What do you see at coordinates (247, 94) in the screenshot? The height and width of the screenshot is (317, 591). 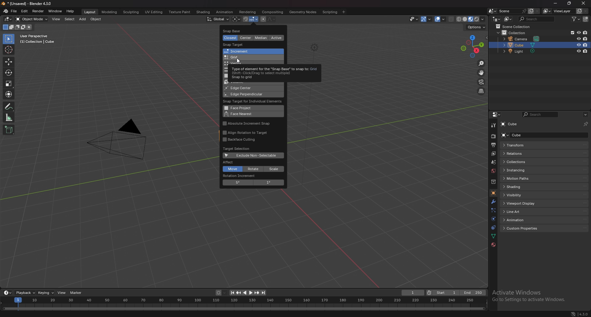 I see `edge perpendicular` at bounding box center [247, 94].